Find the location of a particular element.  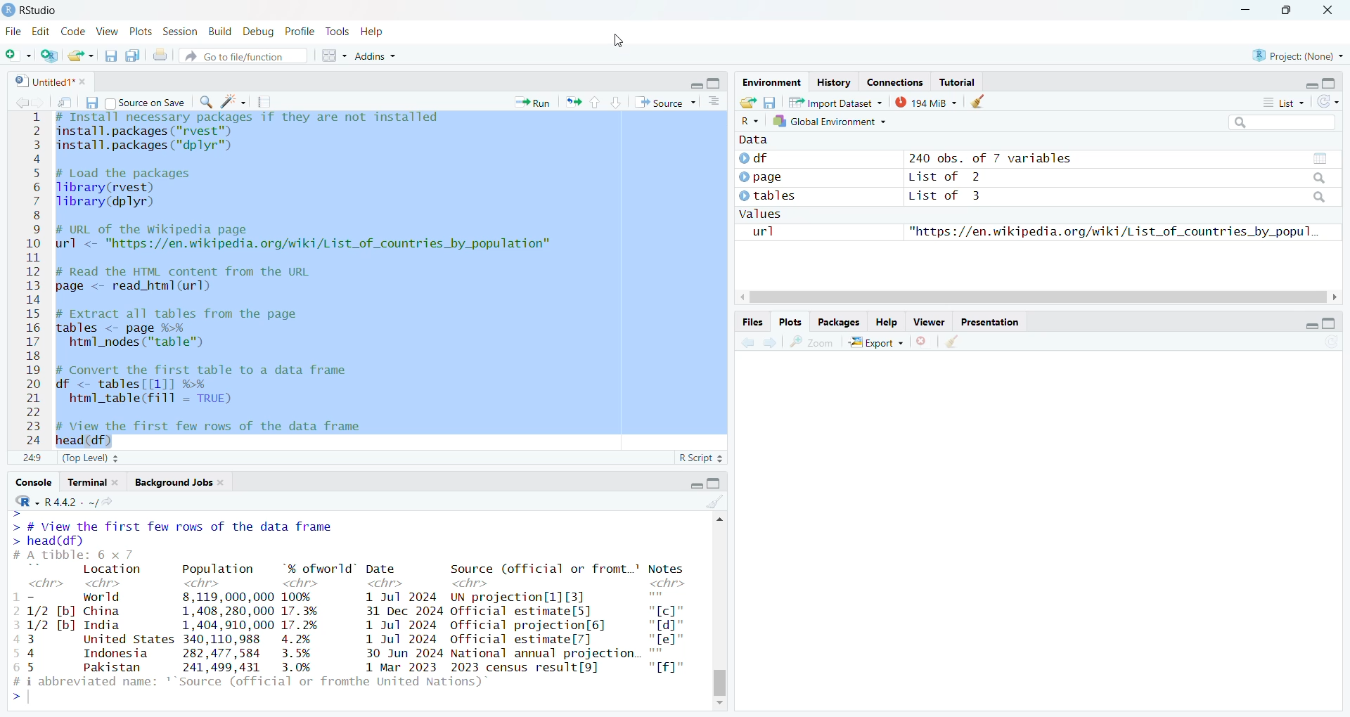

refresh is located at coordinates (1330, 341).